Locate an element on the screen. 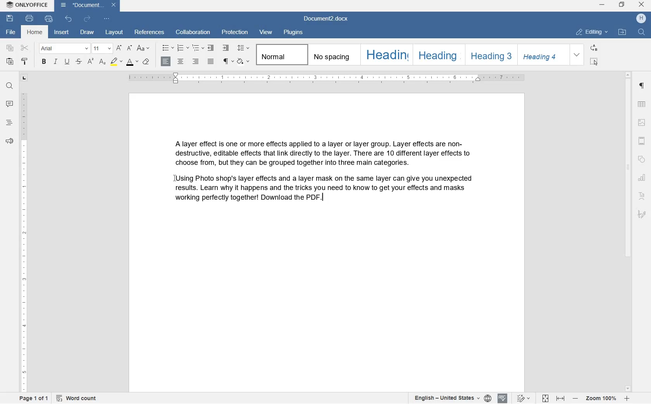  NUMBERING is located at coordinates (183, 48).